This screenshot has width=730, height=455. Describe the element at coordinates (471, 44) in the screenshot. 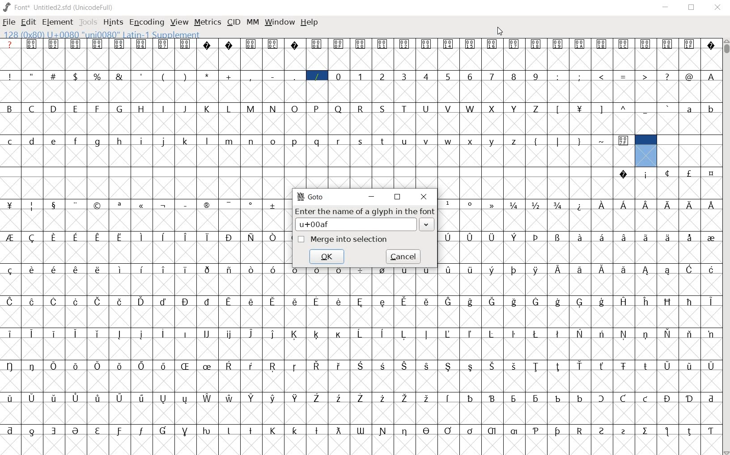

I see `Symbol` at that location.